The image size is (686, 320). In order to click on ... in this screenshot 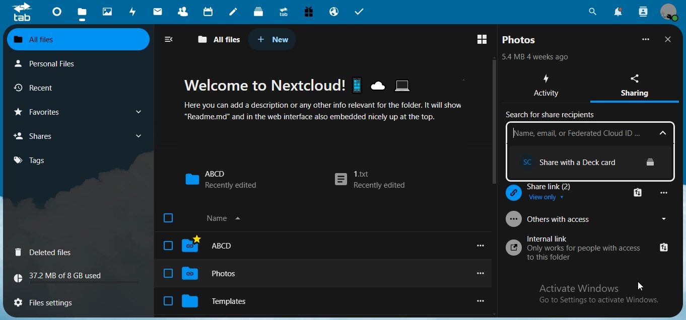, I will do `click(665, 192)`.